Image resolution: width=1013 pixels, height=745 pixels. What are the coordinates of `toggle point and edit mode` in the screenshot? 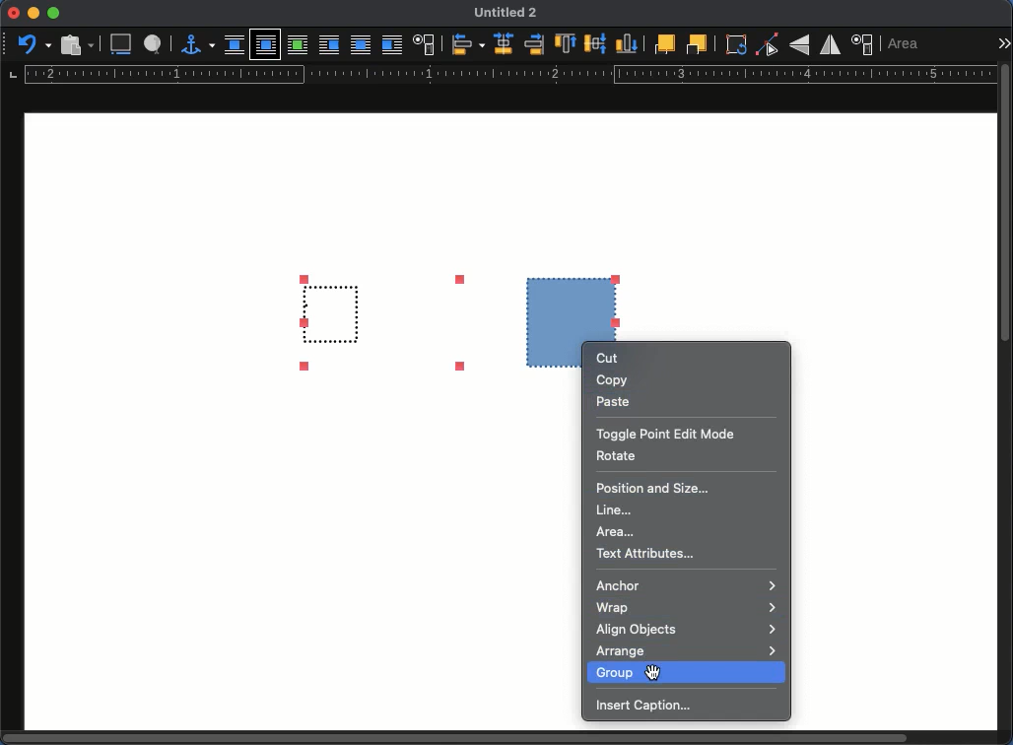 It's located at (666, 435).